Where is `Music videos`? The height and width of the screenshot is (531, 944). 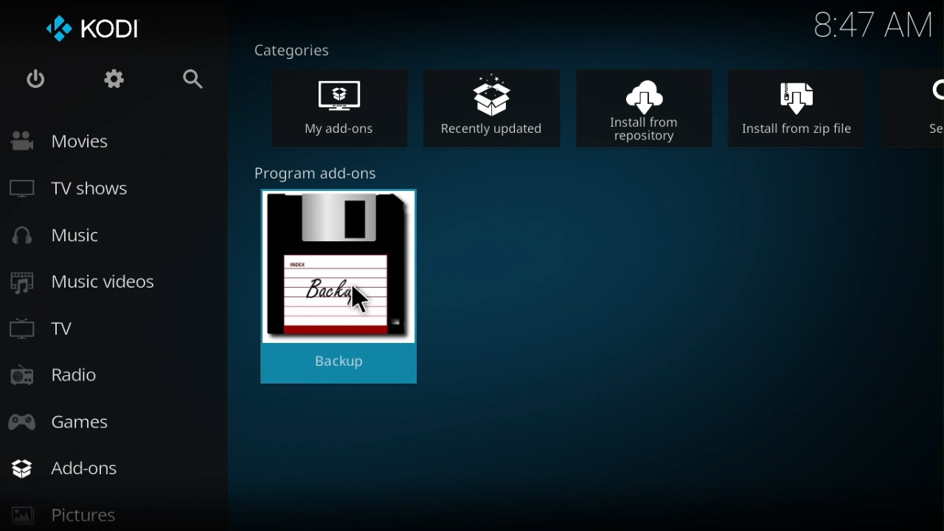 Music videos is located at coordinates (88, 283).